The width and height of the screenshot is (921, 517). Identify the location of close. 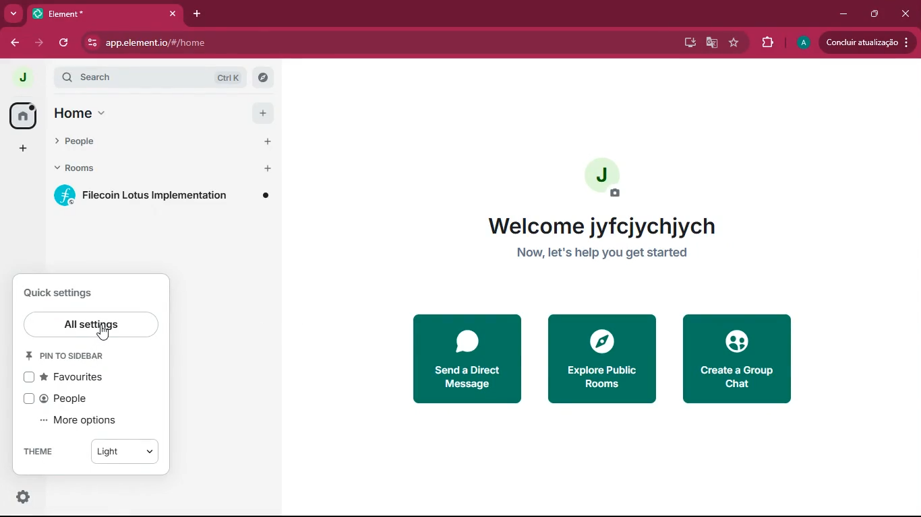
(905, 13).